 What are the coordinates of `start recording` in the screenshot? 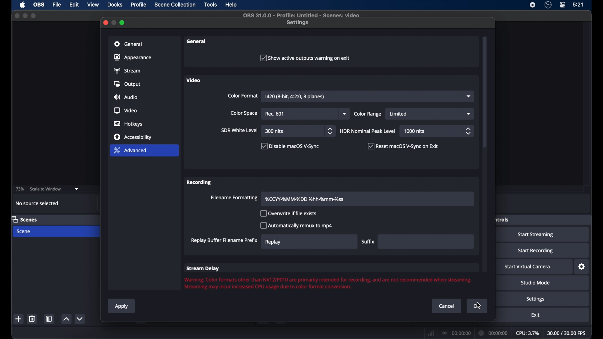 It's located at (535, 251).